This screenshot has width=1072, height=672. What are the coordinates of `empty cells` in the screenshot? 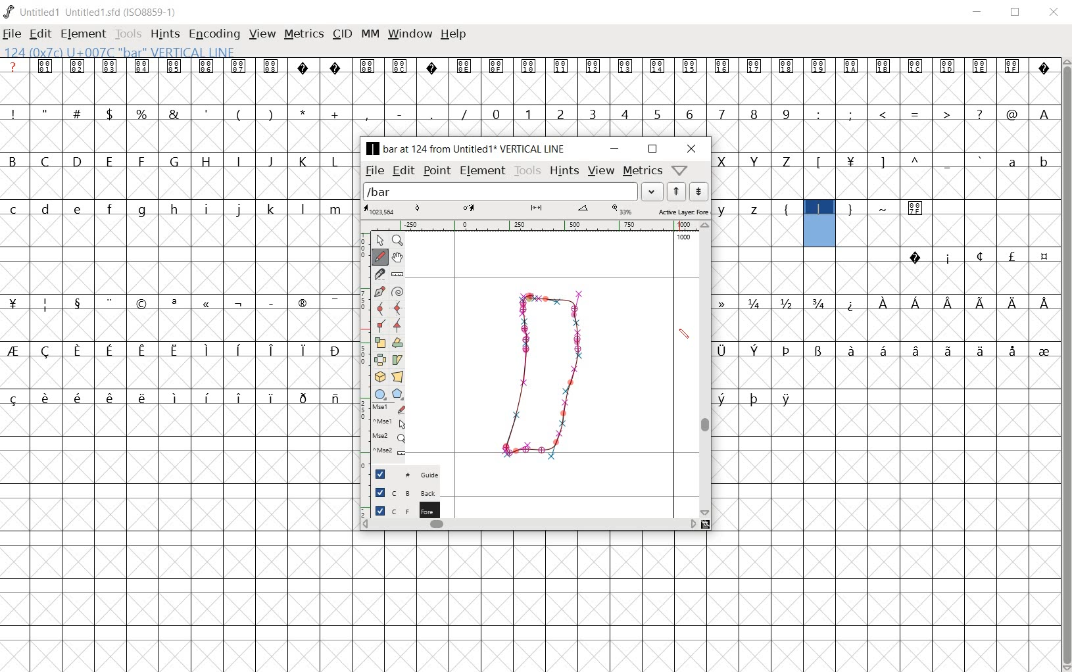 It's located at (179, 372).